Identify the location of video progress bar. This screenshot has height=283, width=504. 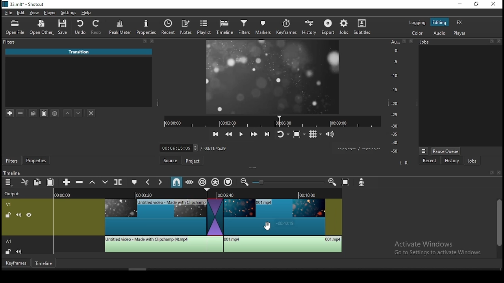
(272, 121).